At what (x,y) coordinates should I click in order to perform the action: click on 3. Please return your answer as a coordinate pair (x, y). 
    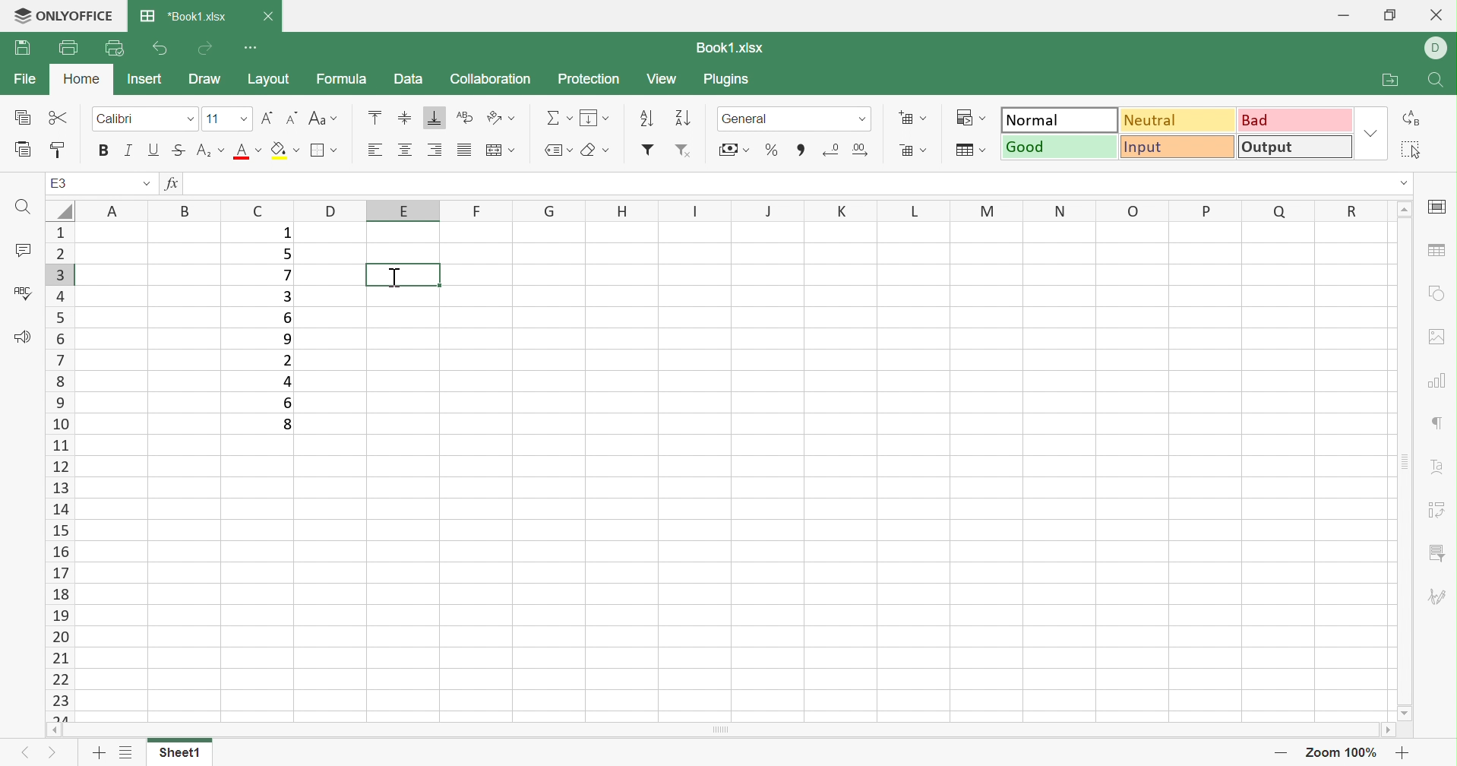
    Looking at the image, I should click on (287, 297).